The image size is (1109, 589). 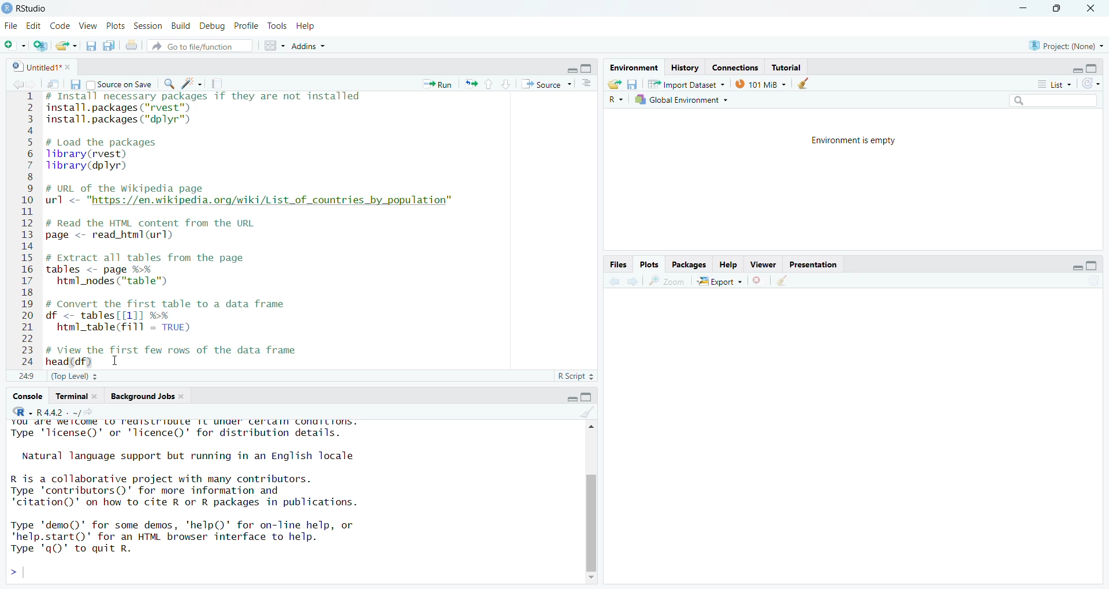 I want to click on Presentation, so click(x=812, y=264).